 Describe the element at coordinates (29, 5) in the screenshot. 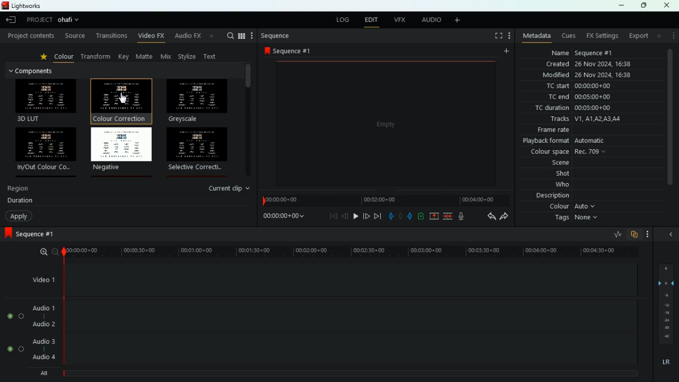

I see `loghtworks` at that location.